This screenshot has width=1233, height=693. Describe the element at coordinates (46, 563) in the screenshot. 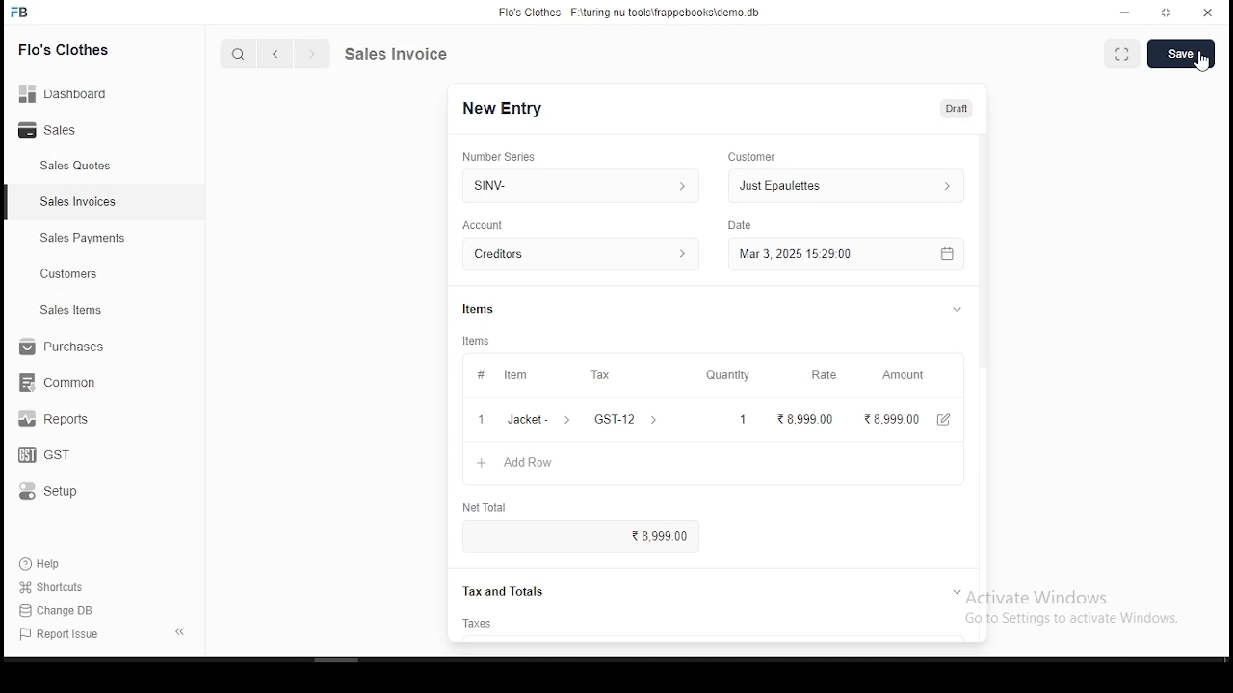

I see `help` at that location.